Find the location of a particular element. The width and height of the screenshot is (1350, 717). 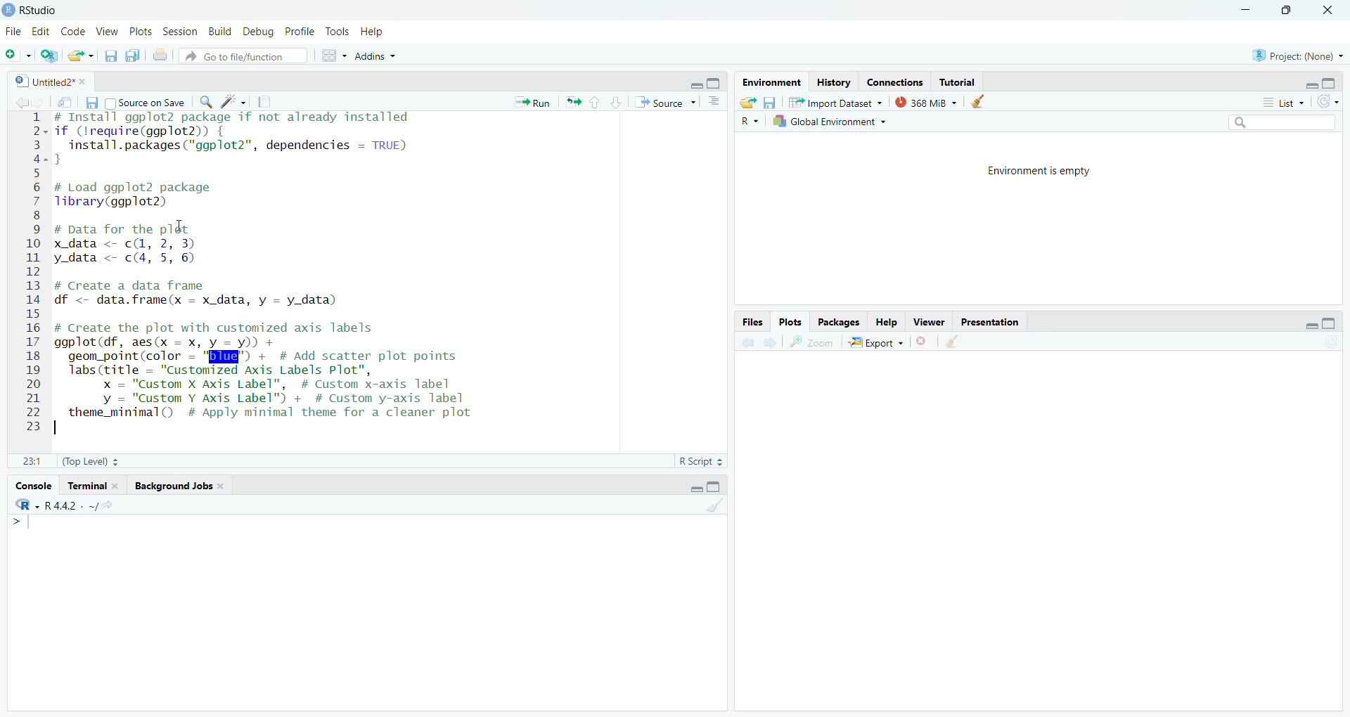

Viewer is located at coordinates (927, 323).